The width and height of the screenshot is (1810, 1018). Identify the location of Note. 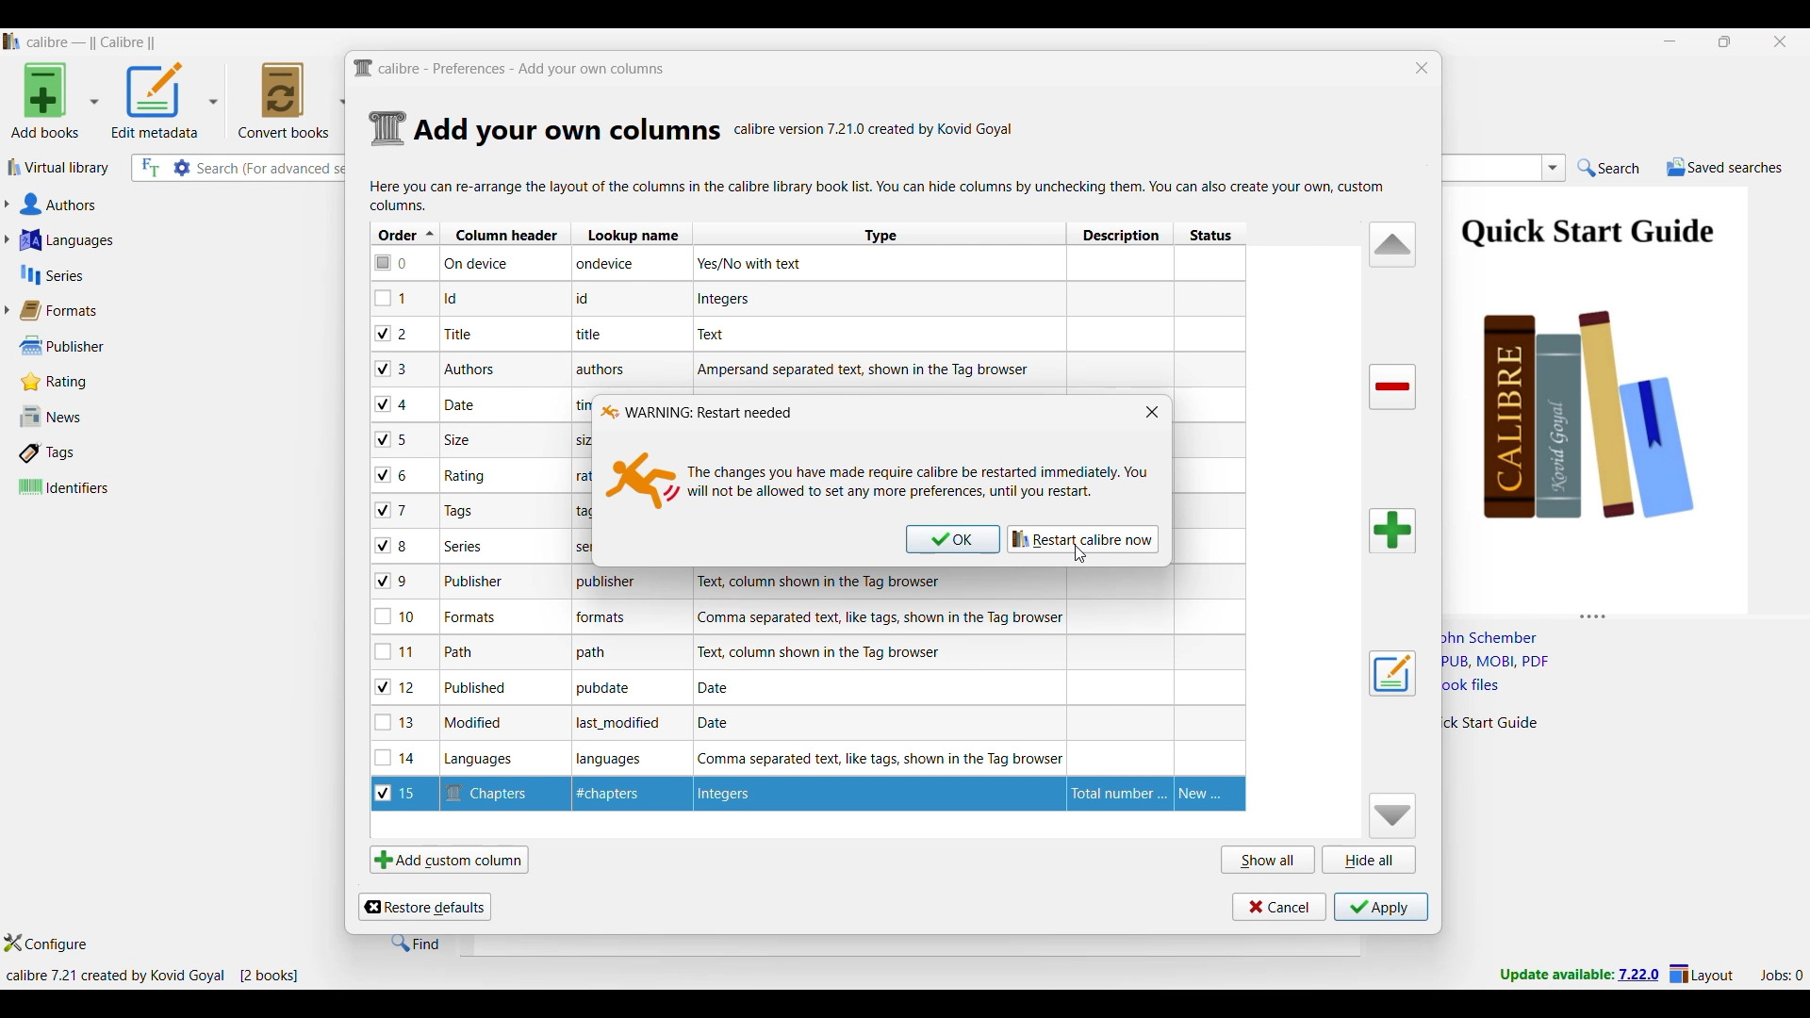
(460, 512).